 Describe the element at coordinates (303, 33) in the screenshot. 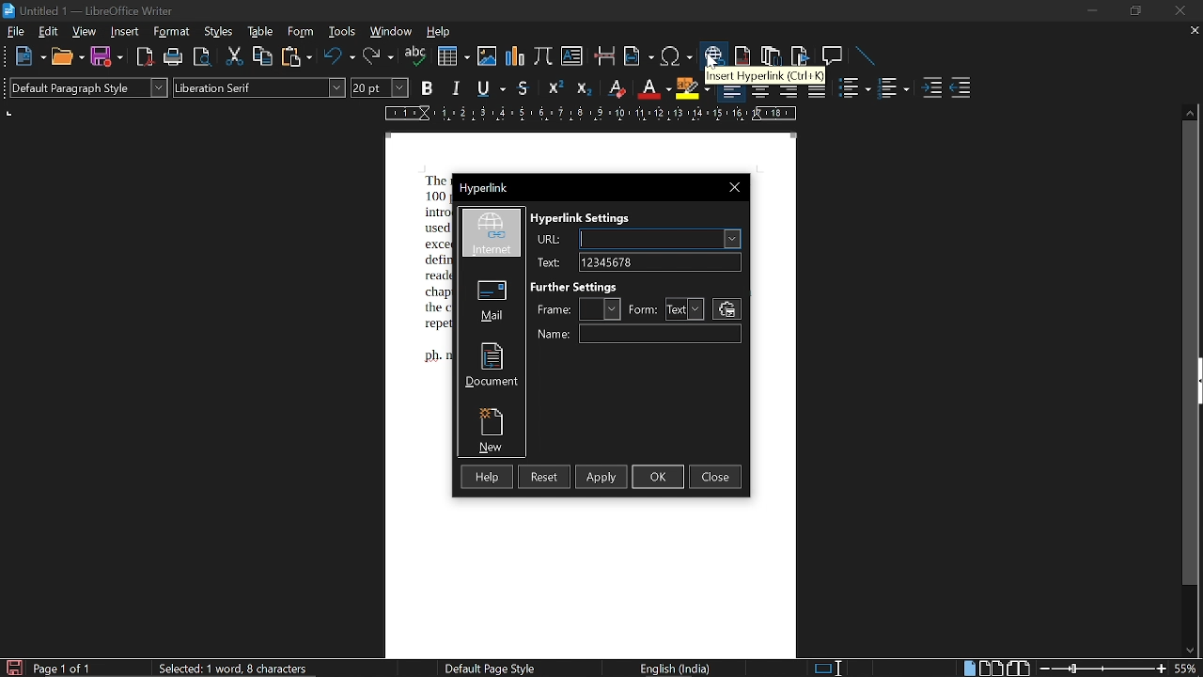

I see `form` at that location.